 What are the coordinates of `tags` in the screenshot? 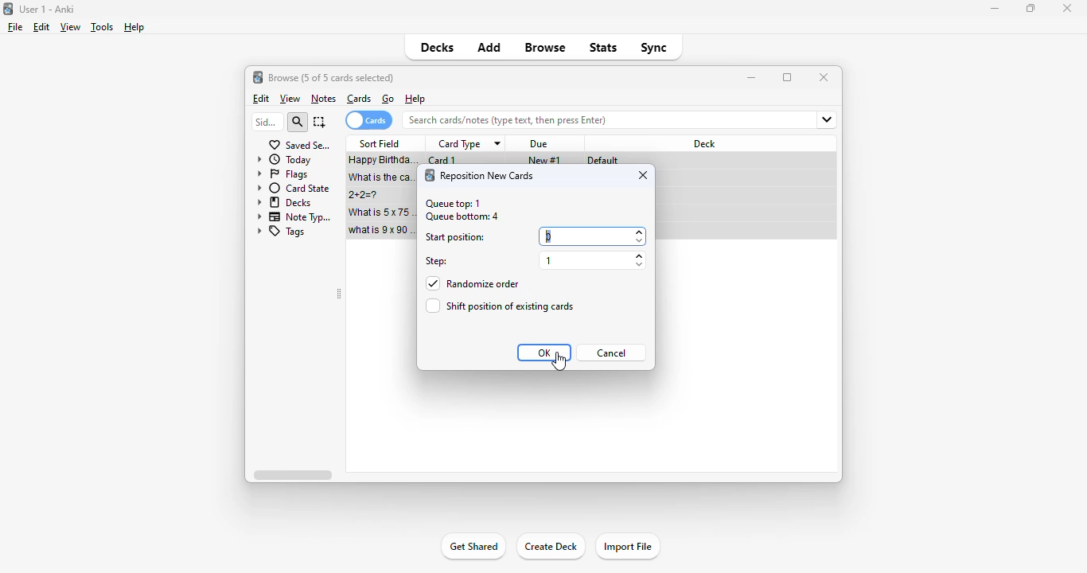 It's located at (282, 232).